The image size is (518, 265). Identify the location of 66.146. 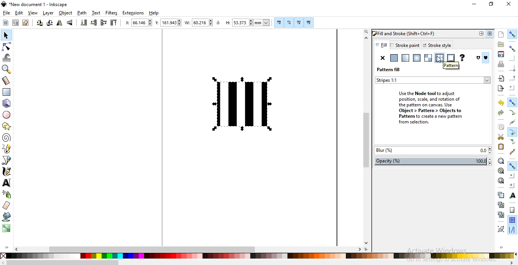
(142, 22).